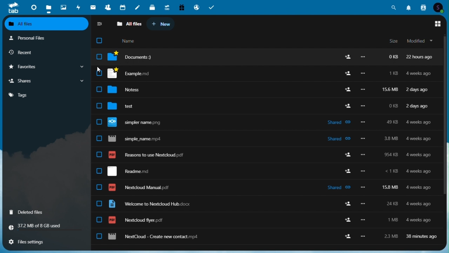  I want to click on personal files, so click(47, 38).